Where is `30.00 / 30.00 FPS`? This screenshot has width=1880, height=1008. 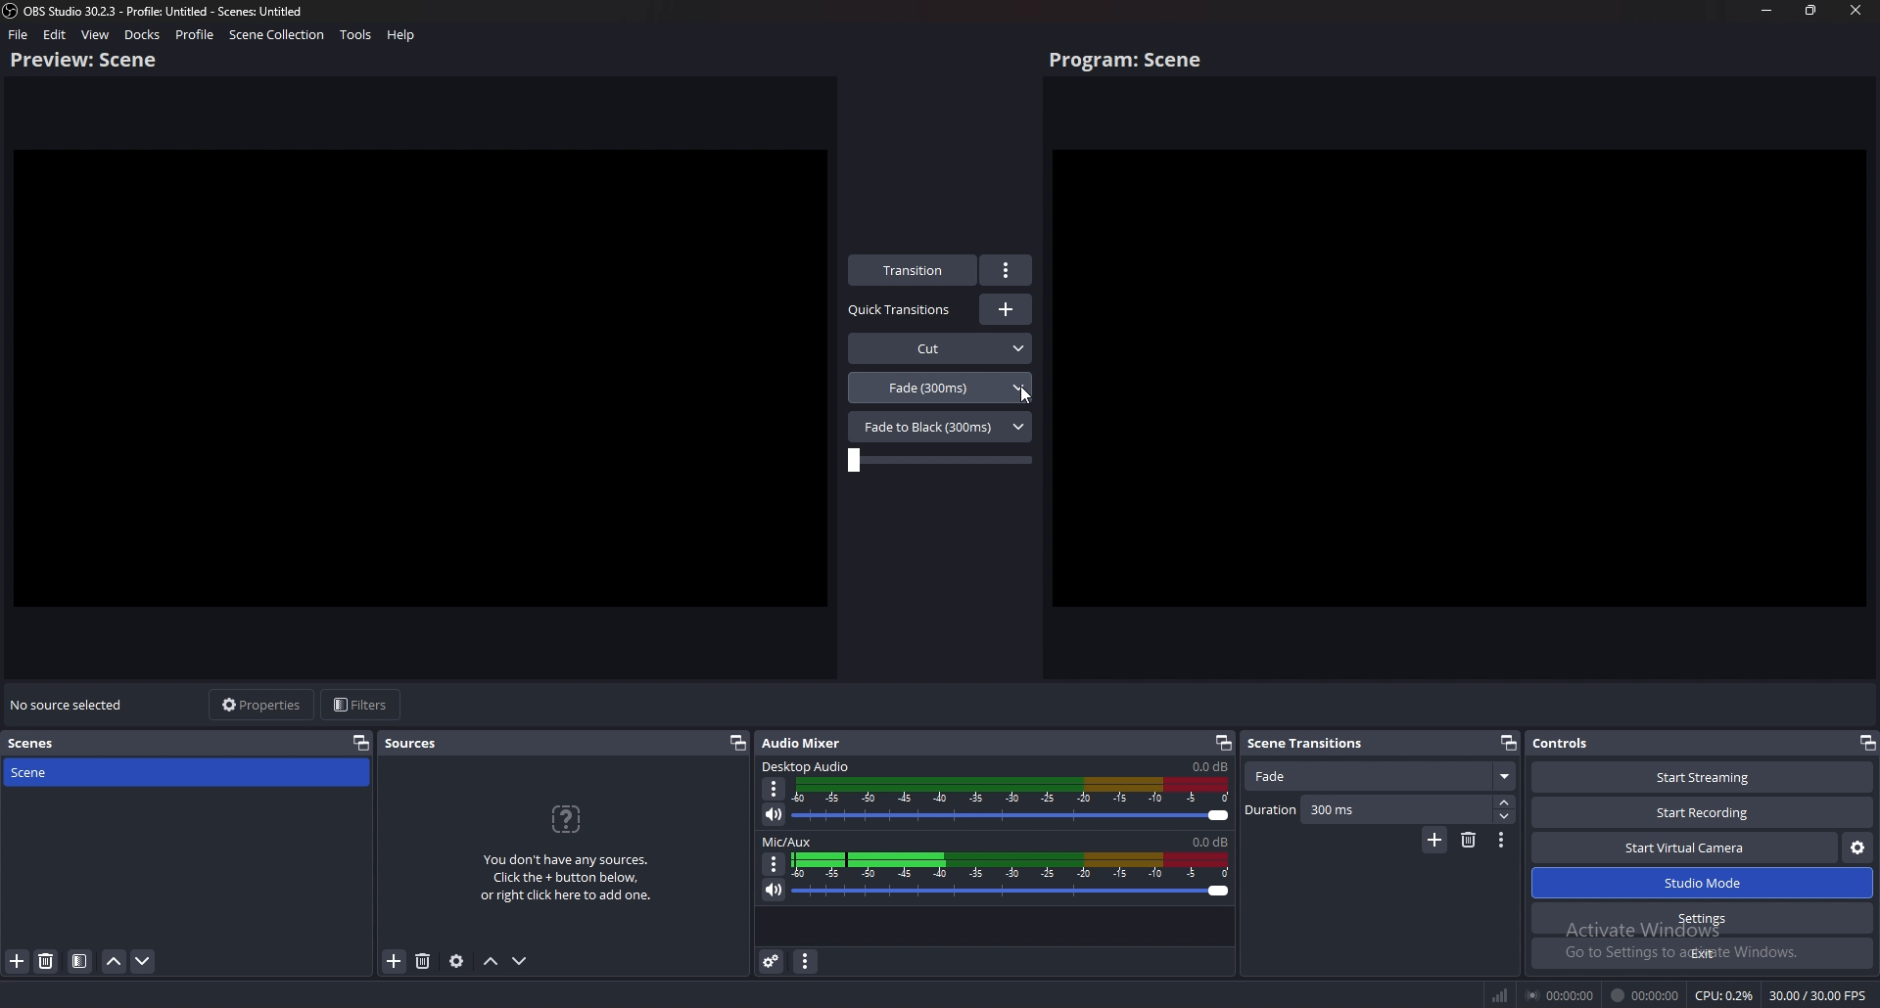
30.00 / 30.00 FPS is located at coordinates (1818, 994).